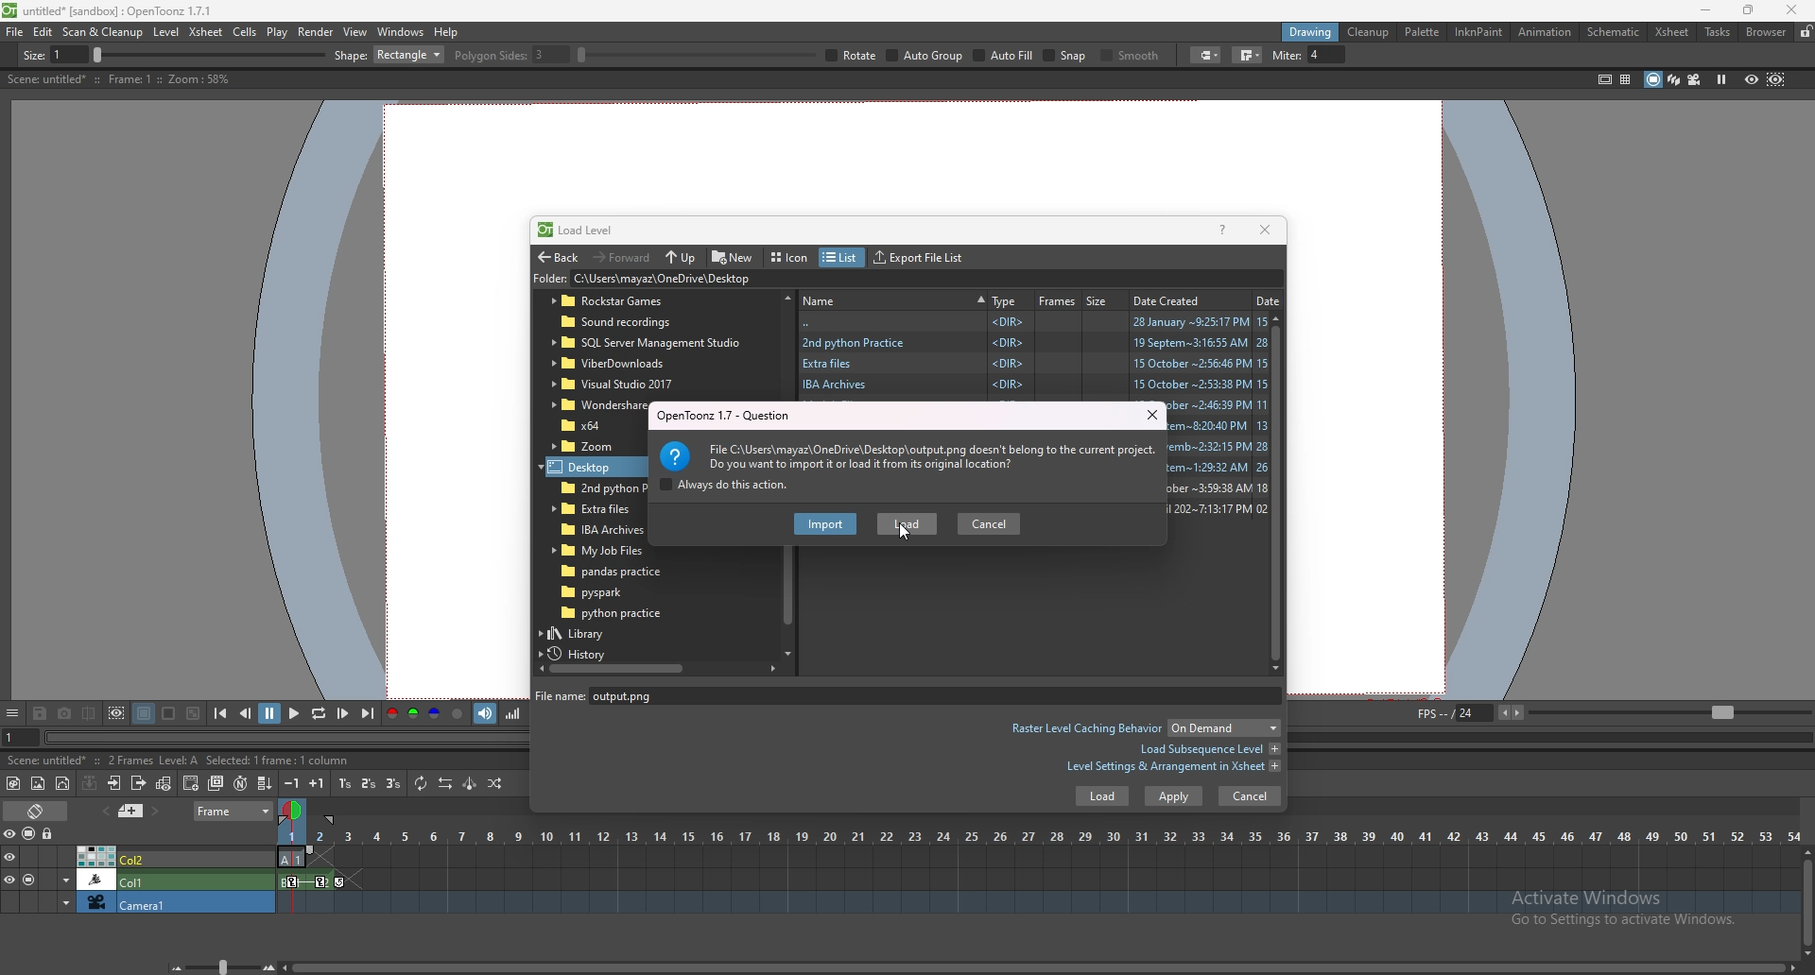 The image size is (1815, 975). What do you see at coordinates (244, 31) in the screenshot?
I see `cells` at bounding box center [244, 31].